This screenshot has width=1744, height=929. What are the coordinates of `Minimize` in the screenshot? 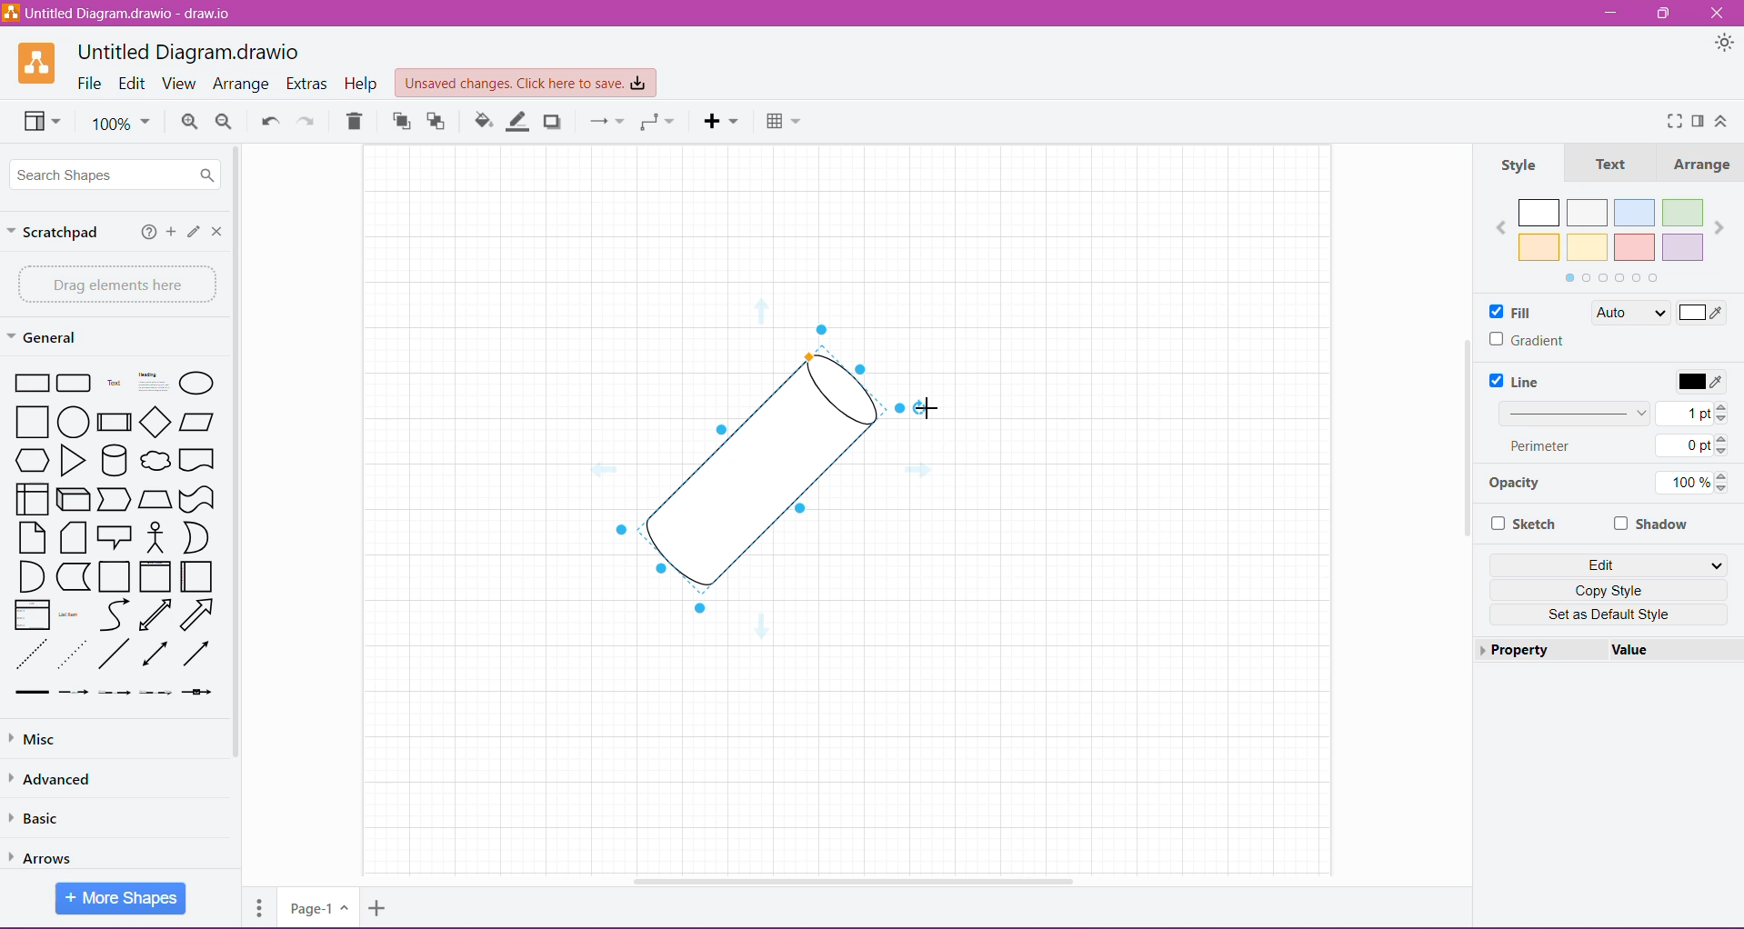 It's located at (1612, 13).